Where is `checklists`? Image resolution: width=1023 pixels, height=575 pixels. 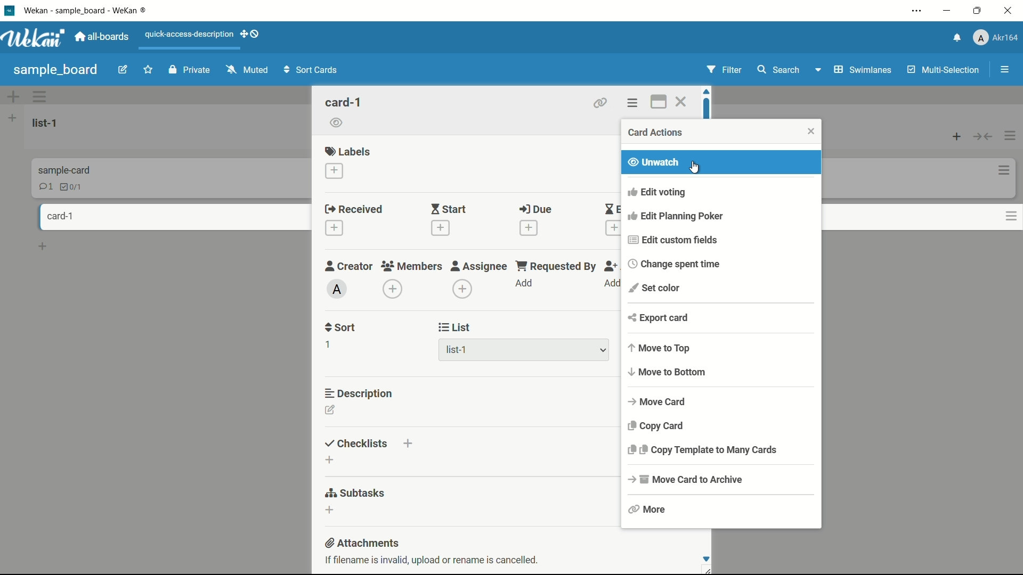 checklists is located at coordinates (357, 443).